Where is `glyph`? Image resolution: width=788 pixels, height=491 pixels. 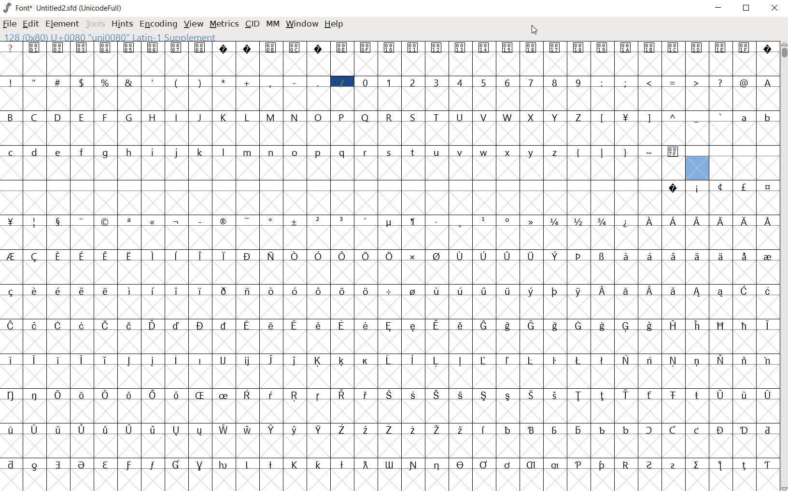
glyph is located at coordinates (153, 48).